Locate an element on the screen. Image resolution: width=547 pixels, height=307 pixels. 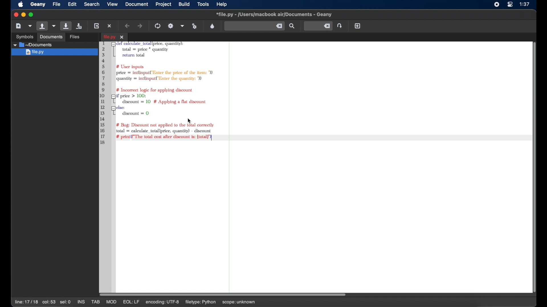
close is located at coordinates (15, 15).